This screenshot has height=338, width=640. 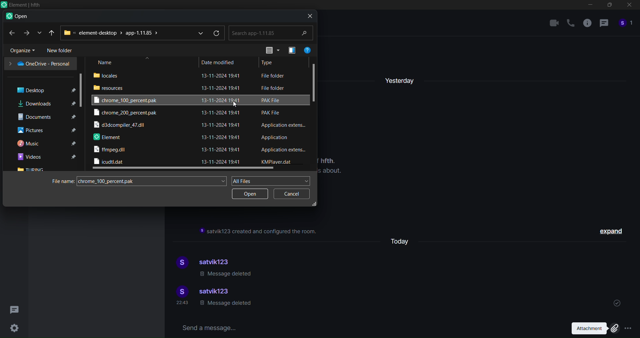 What do you see at coordinates (129, 100) in the screenshot?
I see `chrome 100` at bounding box center [129, 100].